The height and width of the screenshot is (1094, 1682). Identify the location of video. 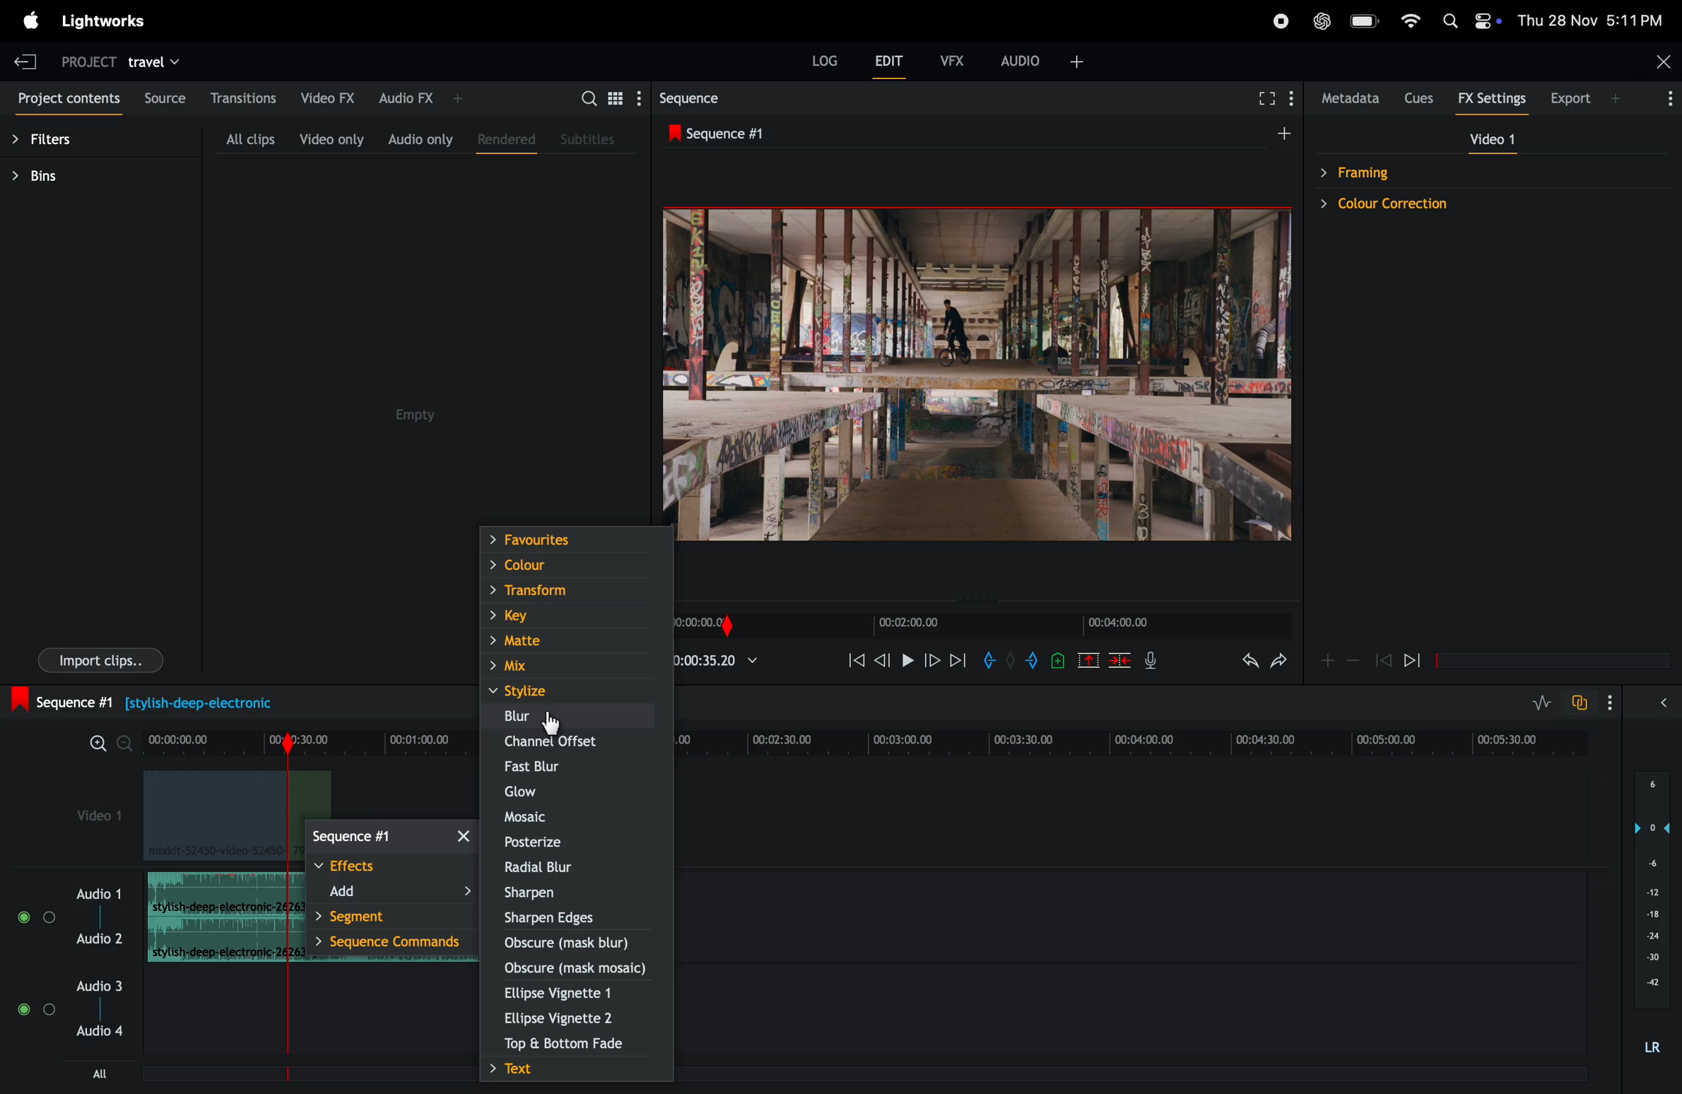
(1491, 141).